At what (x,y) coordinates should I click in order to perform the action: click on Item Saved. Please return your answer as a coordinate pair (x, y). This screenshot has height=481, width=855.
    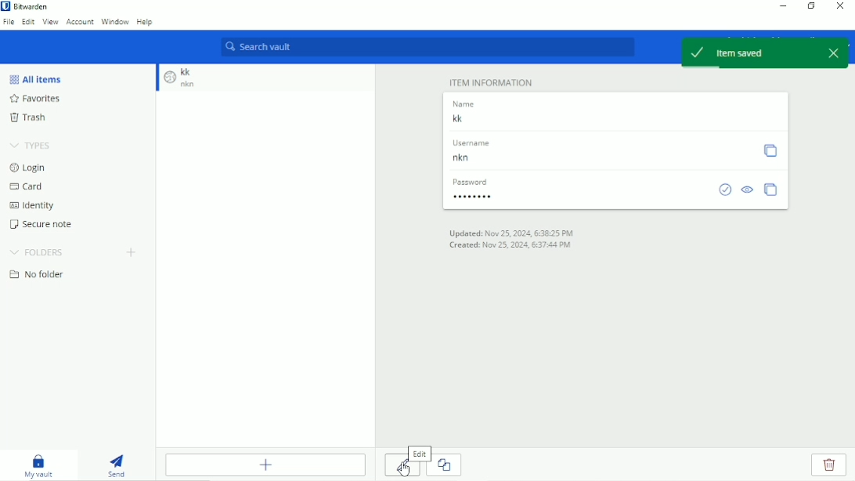
    Looking at the image, I should click on (749, 53).